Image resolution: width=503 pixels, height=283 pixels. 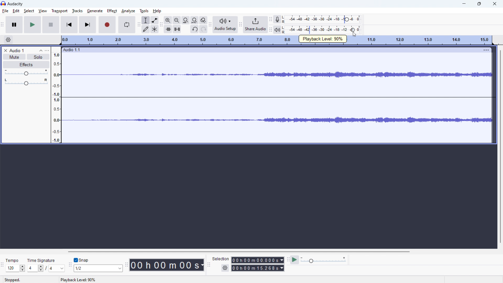 What do you see at coordinates (257, 260) in the screenshot?
I see `start time` at bounding box center [257, 260].